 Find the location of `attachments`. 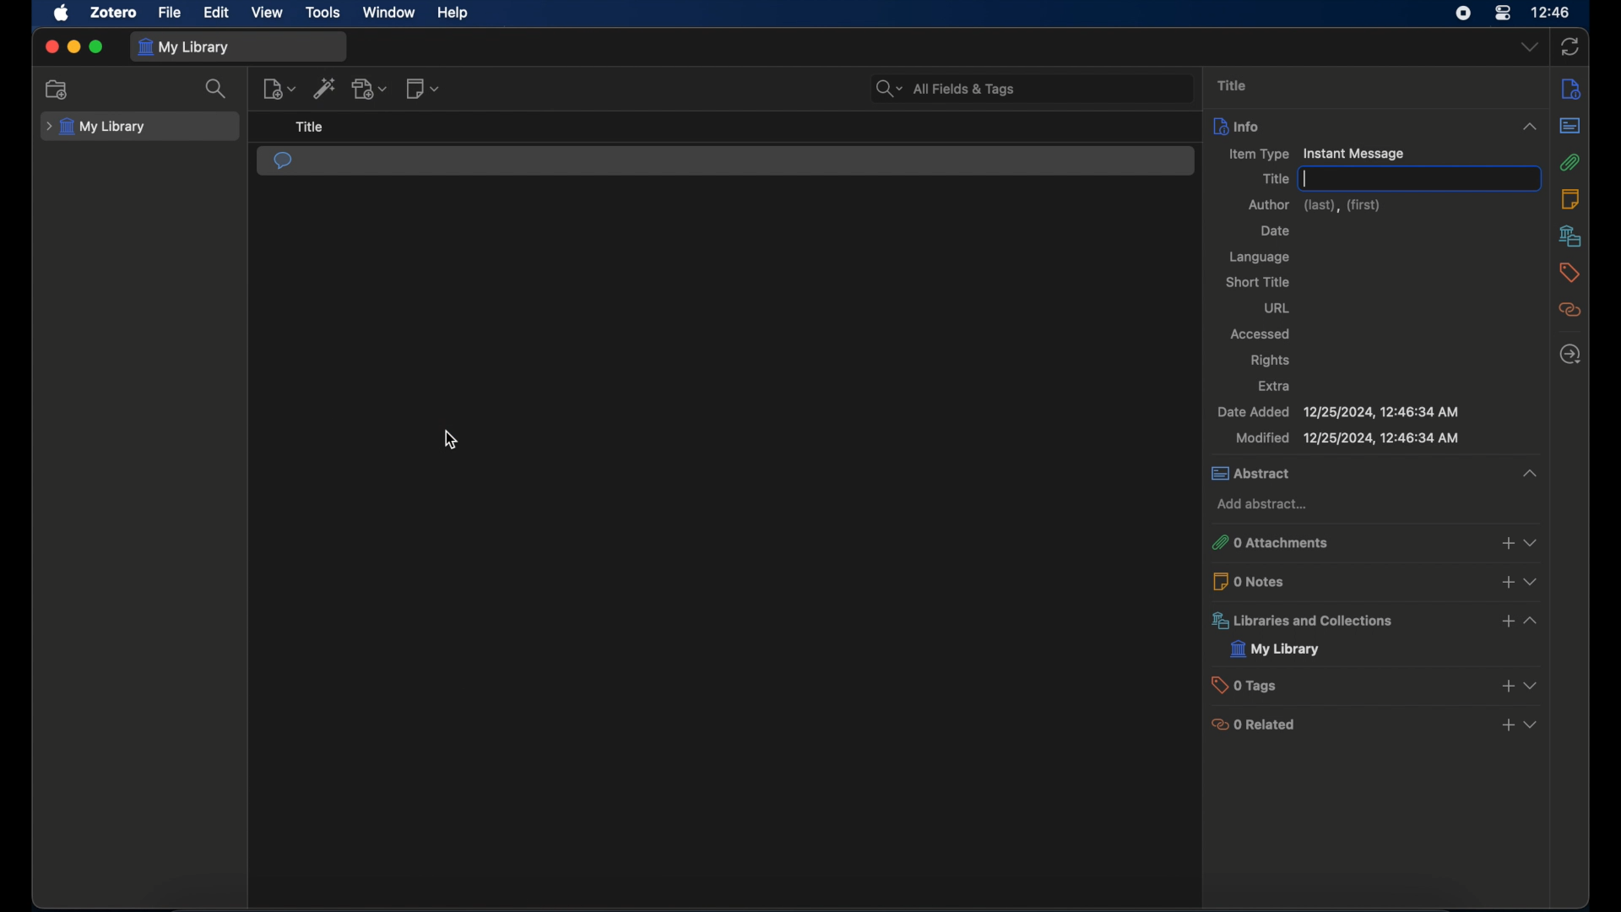

attachments is located at coordinates (1571, 162).